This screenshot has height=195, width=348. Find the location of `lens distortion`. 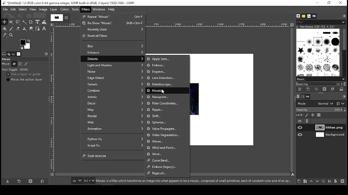

lens distortion is located at coordinates (168, 78).